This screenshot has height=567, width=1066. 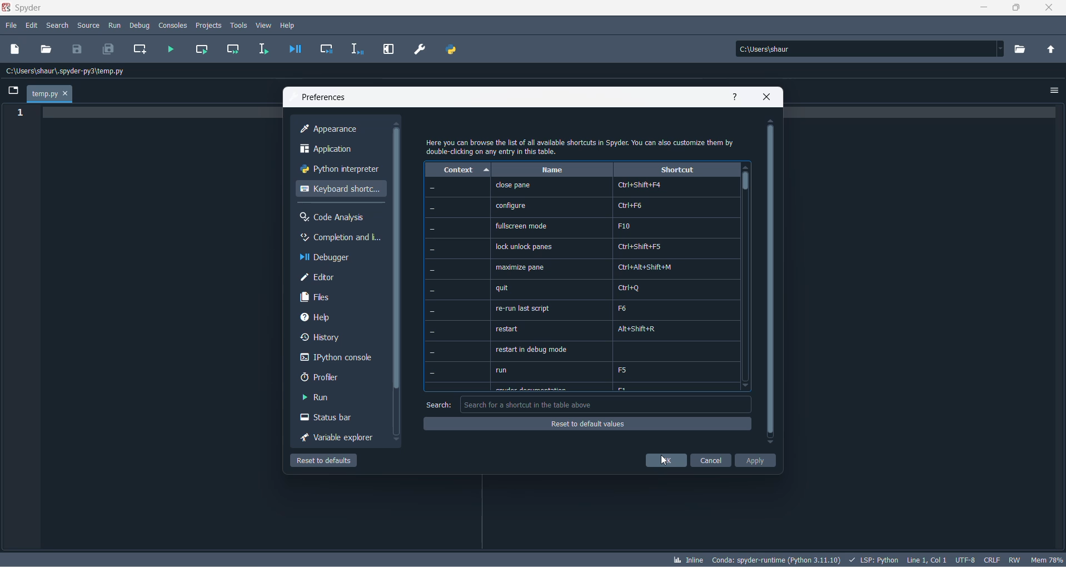 What do you see at coordinates (341, 258) in the screenshot?
I see `debugger` at bounding box center [341, 258].